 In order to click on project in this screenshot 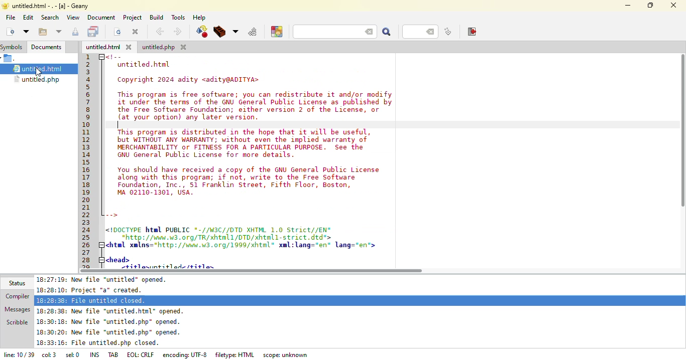, I will do `click(133, 18)`.